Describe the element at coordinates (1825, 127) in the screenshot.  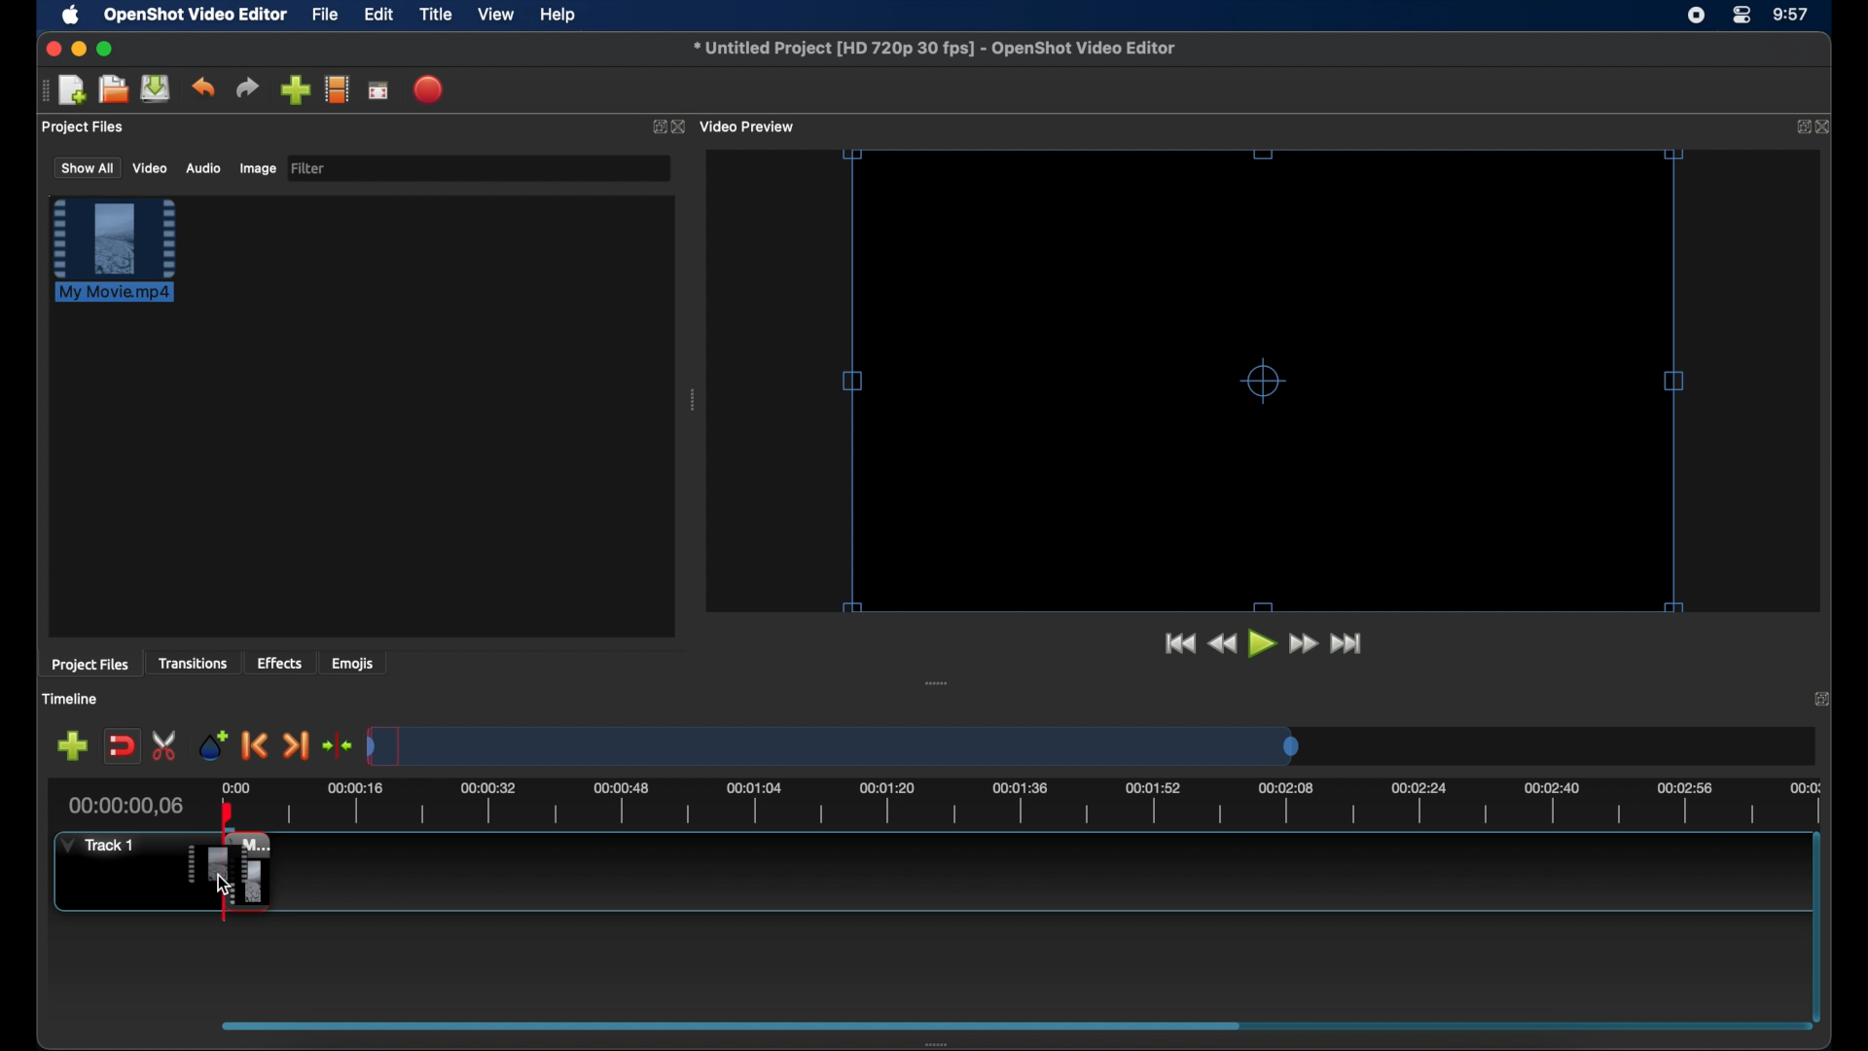
I see `close` at that location.